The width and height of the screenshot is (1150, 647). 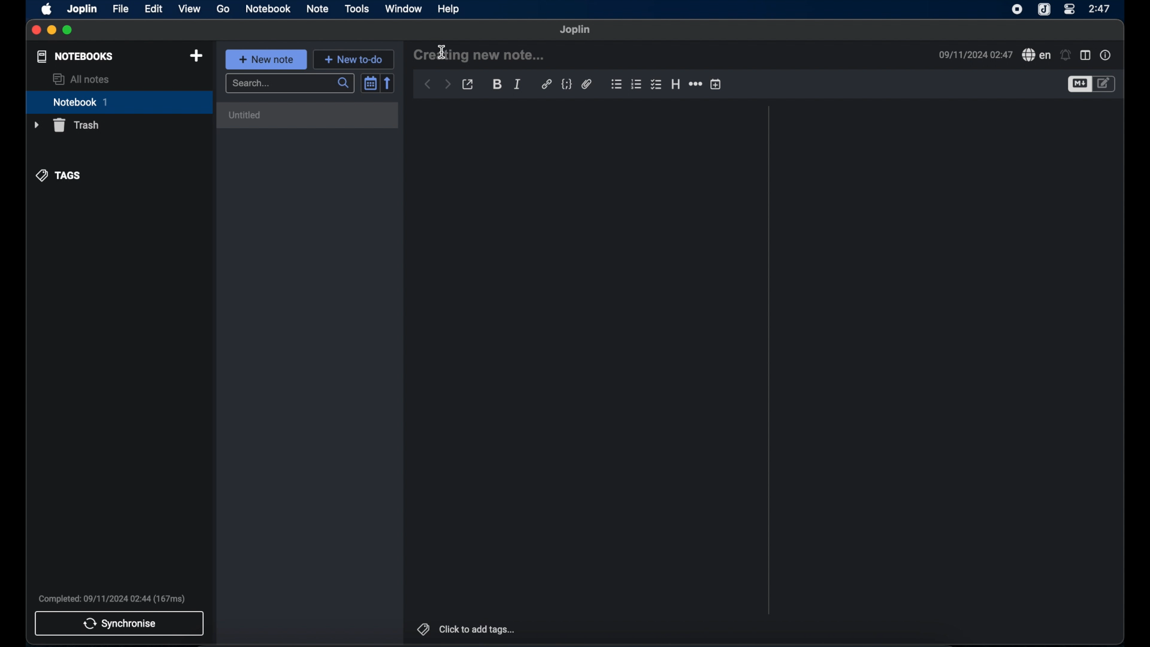 I want to click on 09/11/2024 02:47, so click(x=974, y=53).